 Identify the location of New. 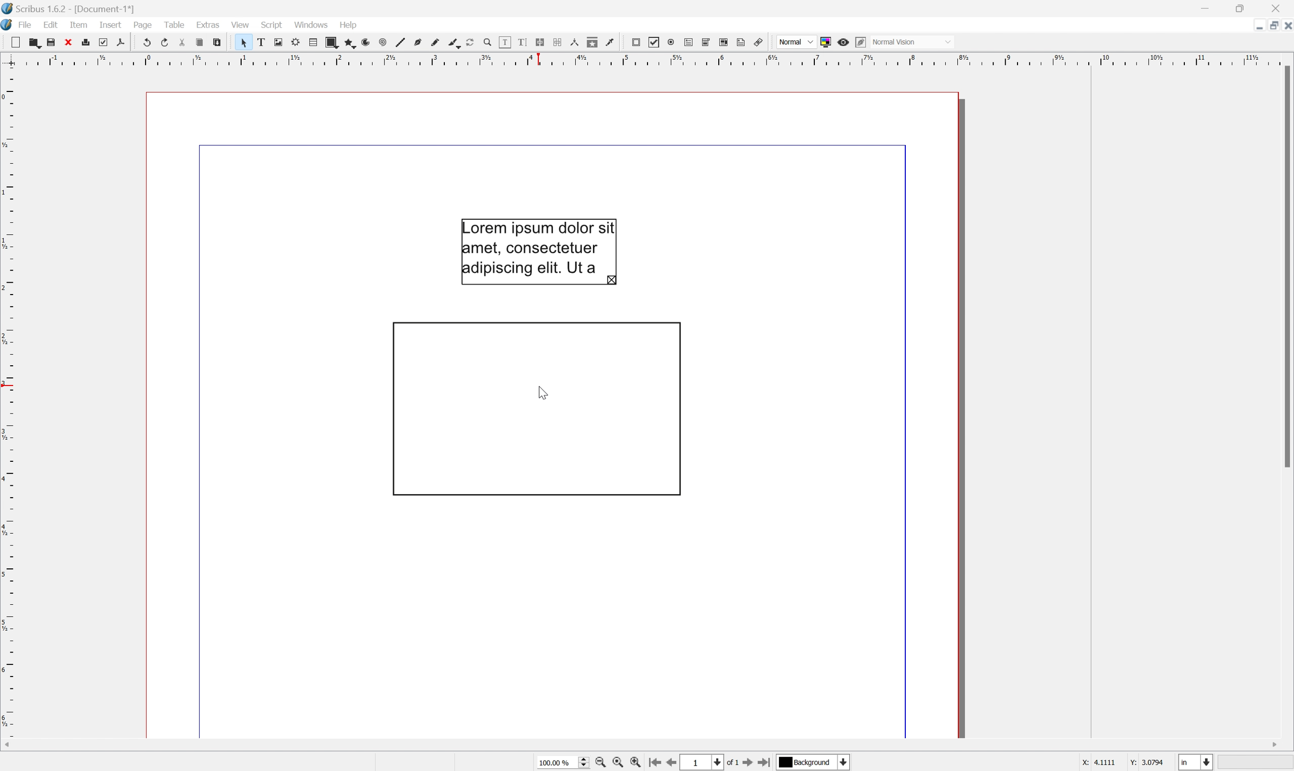
(10, 42).